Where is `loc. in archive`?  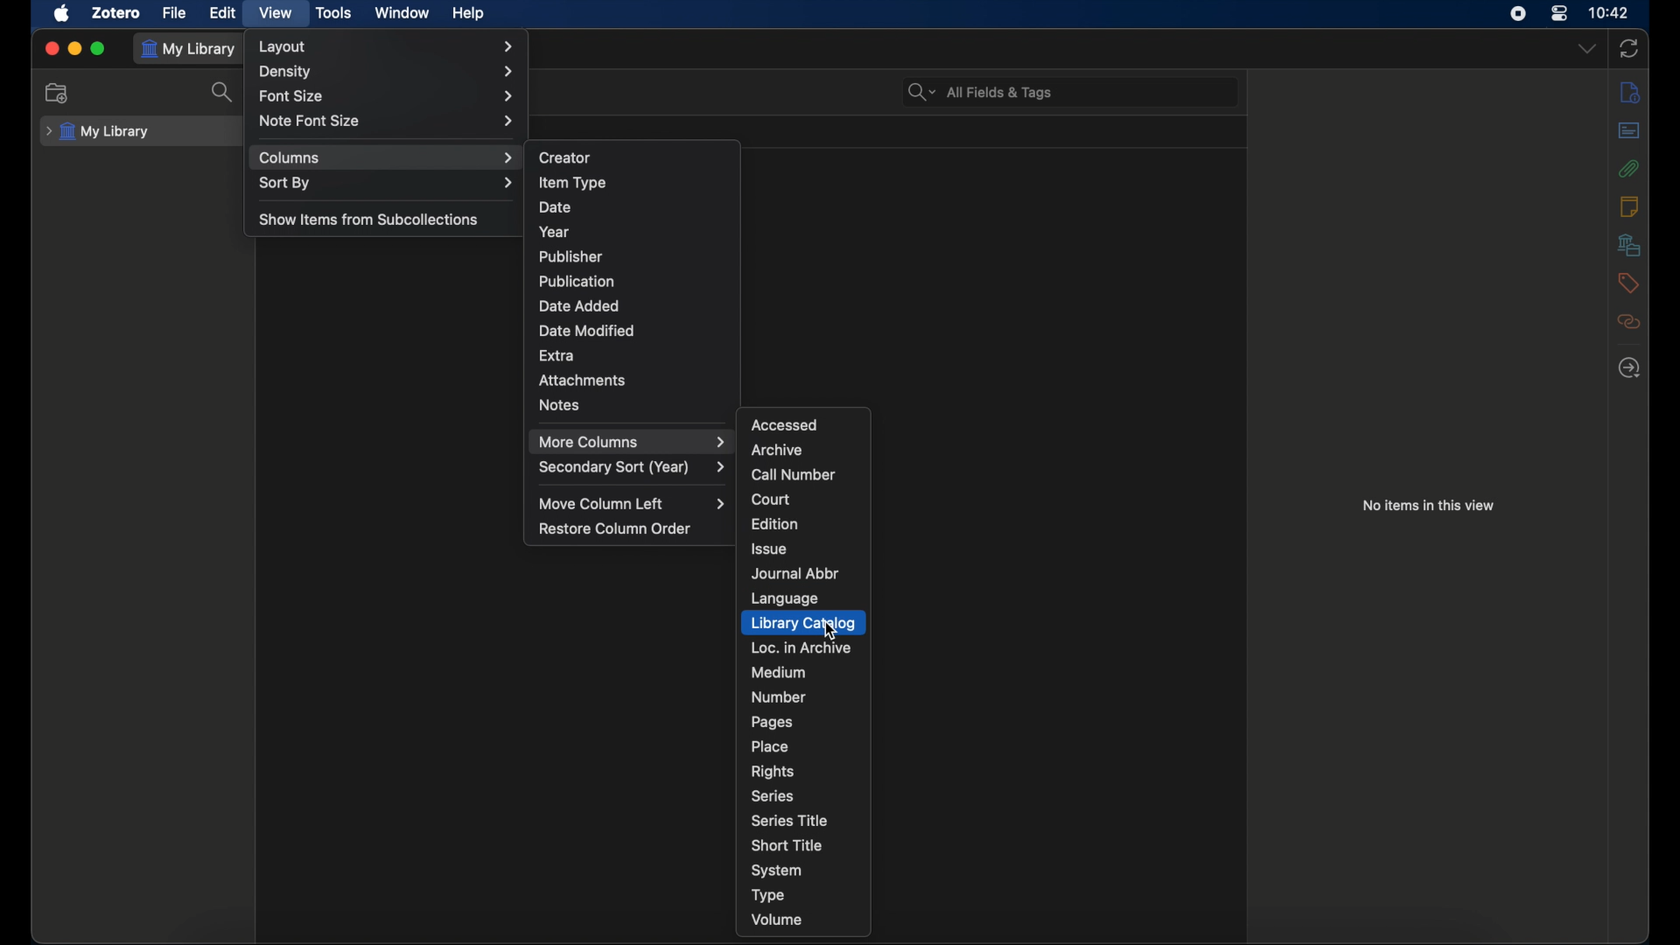
loc. in archive is located at coordinates (801, 647).